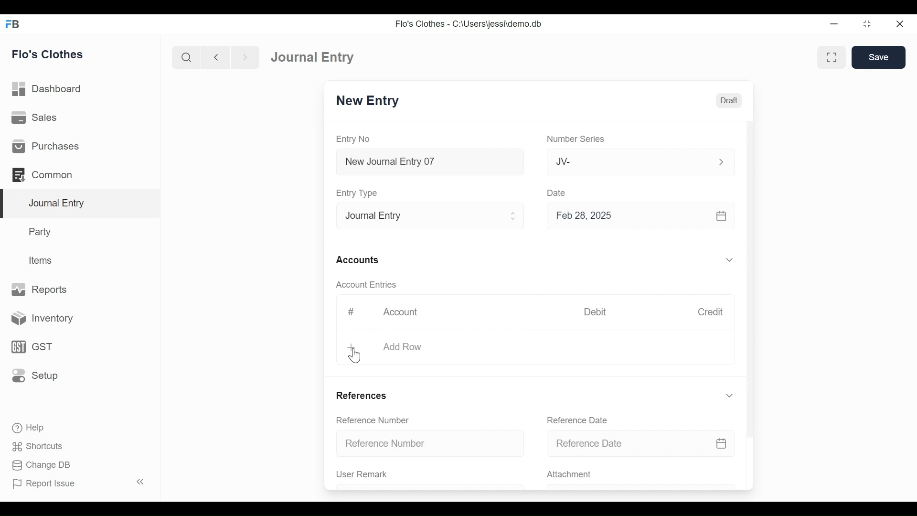  Describe the element at coordinates (373, 421) in the screenshot. I see `Reference Number` at that location.